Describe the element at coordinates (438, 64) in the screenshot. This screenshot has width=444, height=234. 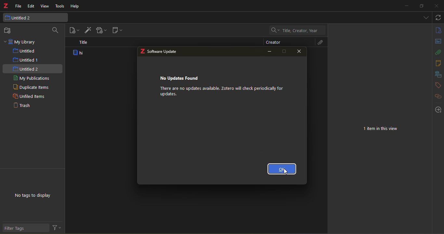
I see `notes` at that location.